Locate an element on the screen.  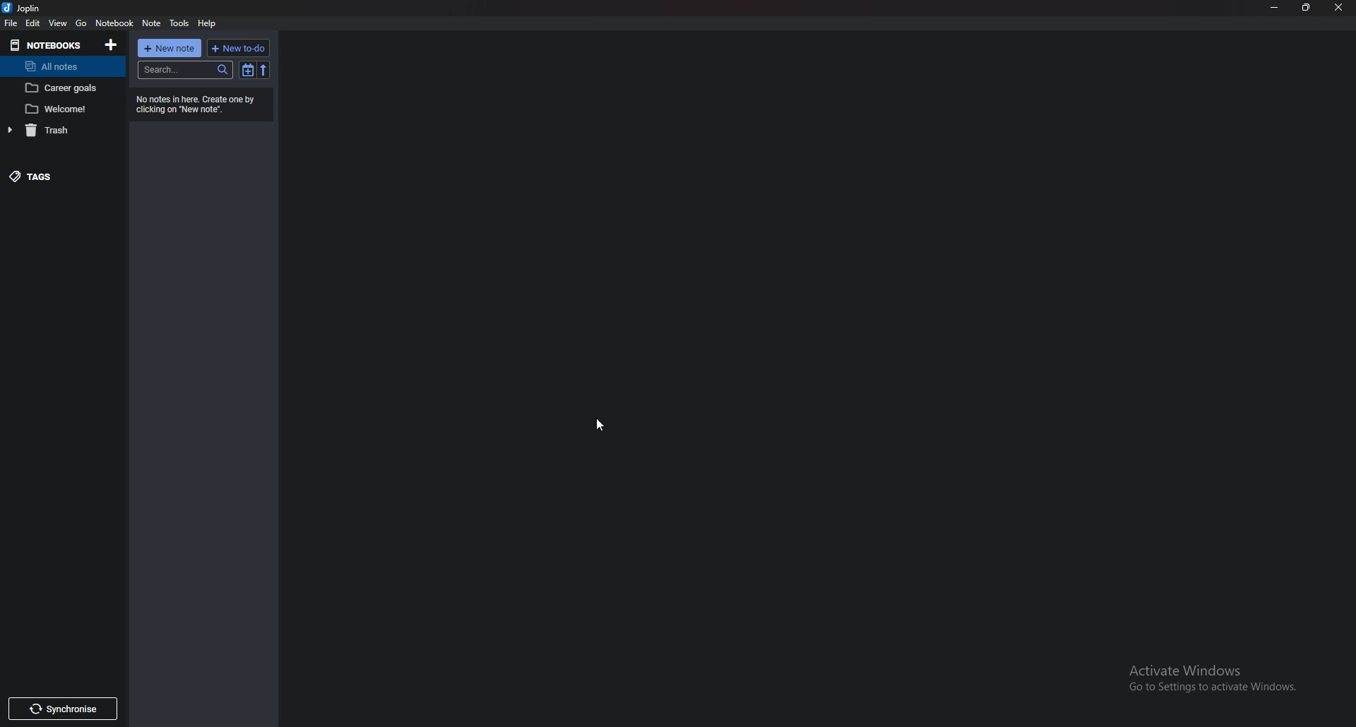
note is located at coordinates (59, 88).